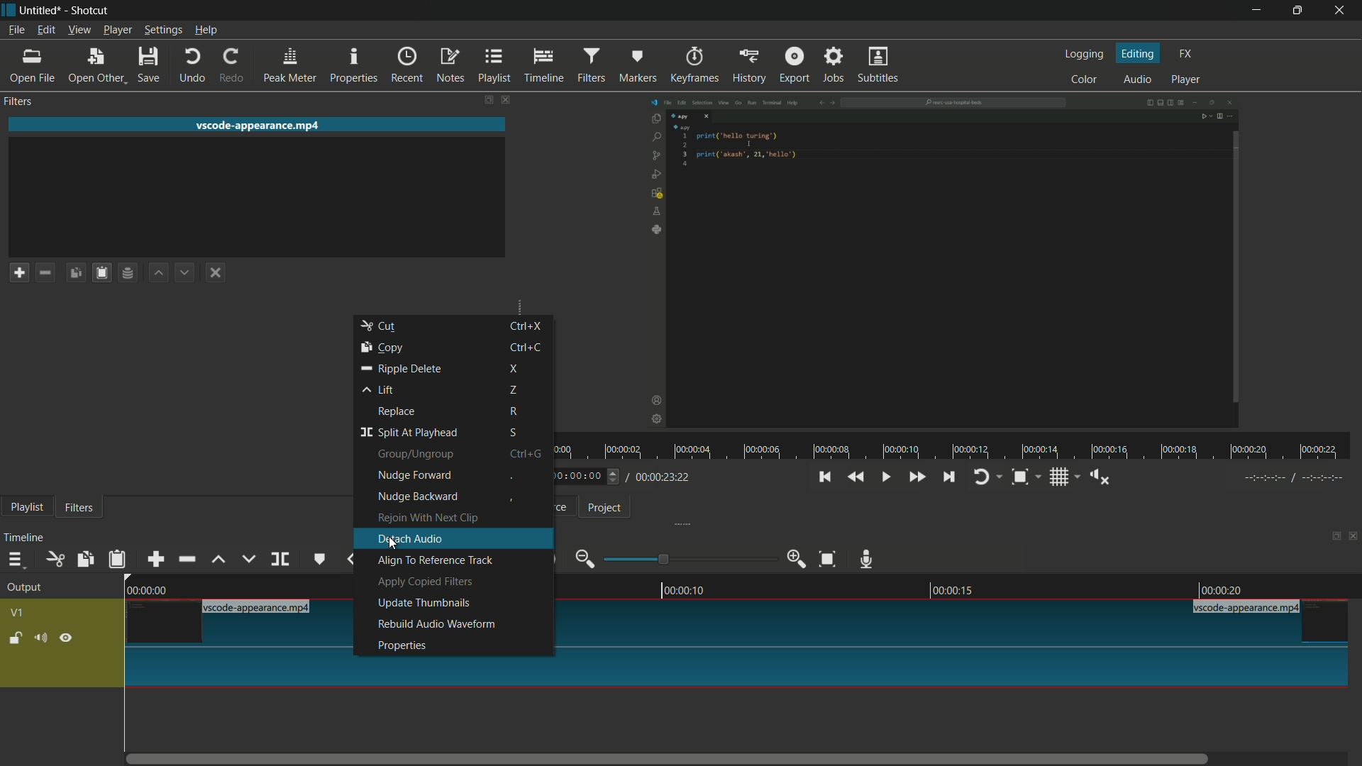 This screenshot has width=1362, height=766. Describe the element at coordinates (1185, 54) in the screenshot. I see `fx` at that location.